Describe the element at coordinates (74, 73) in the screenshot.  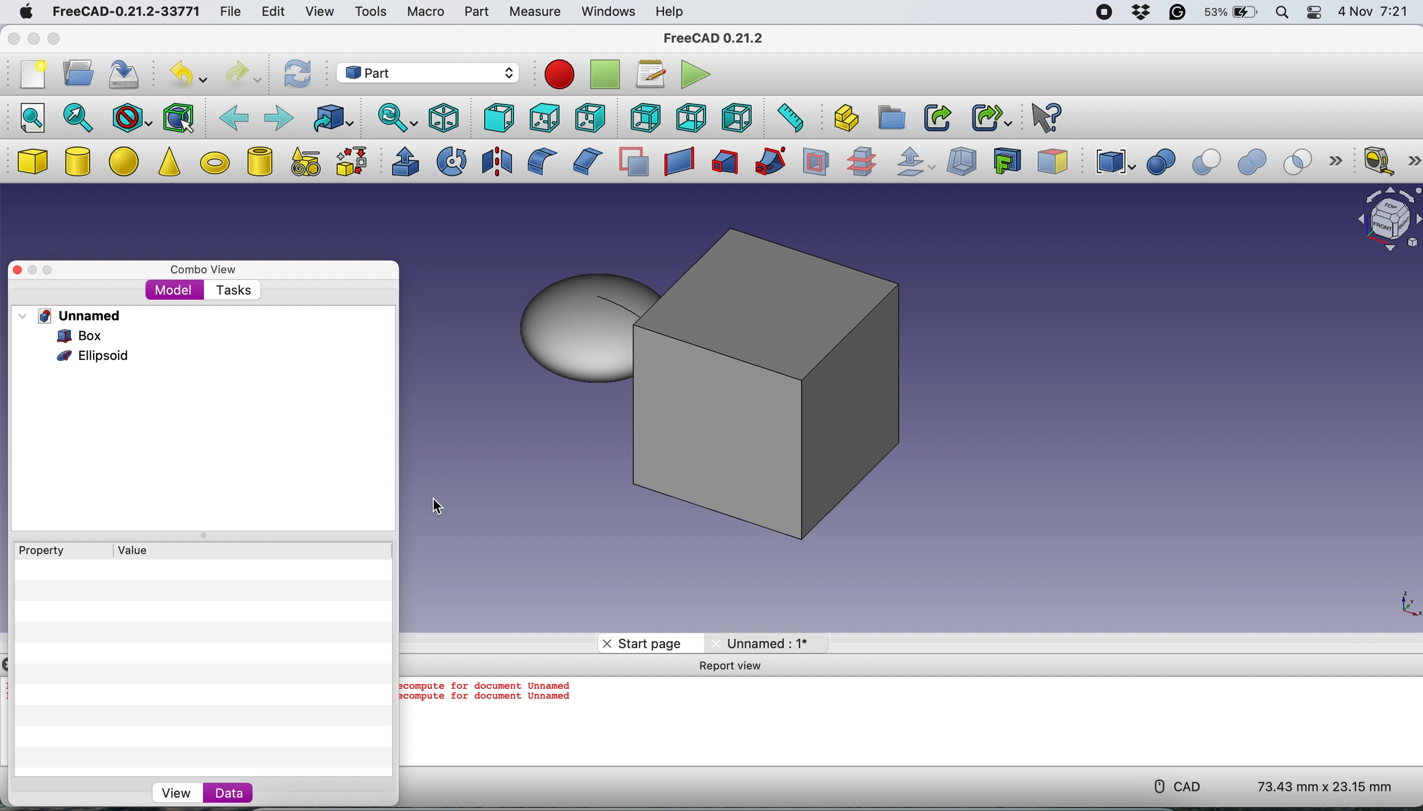
I see `open` at that location.